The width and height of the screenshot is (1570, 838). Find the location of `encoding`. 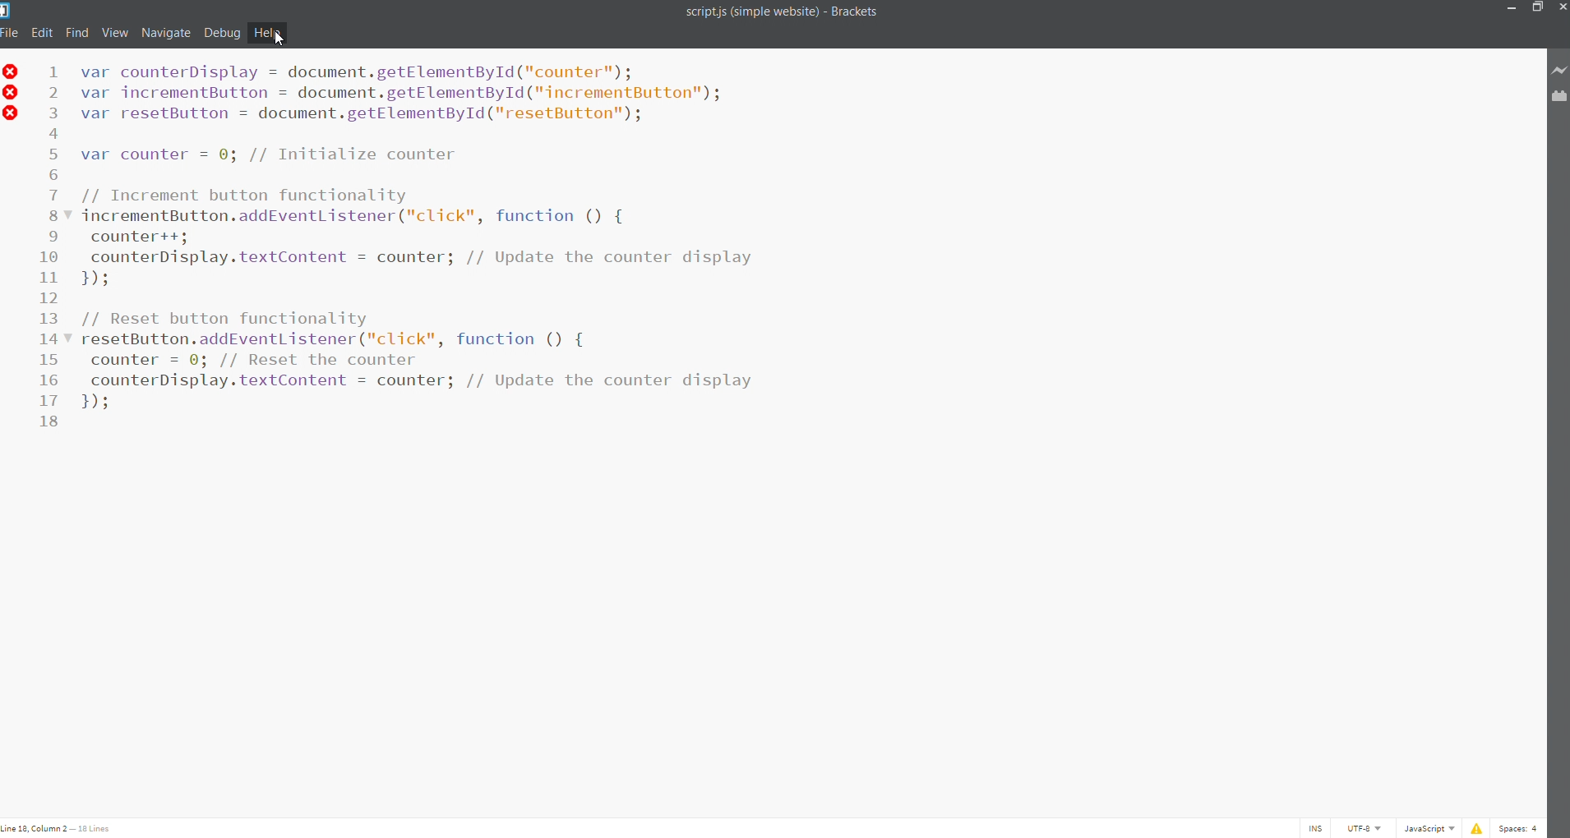

encoding is located at coordinates (1365, 828).